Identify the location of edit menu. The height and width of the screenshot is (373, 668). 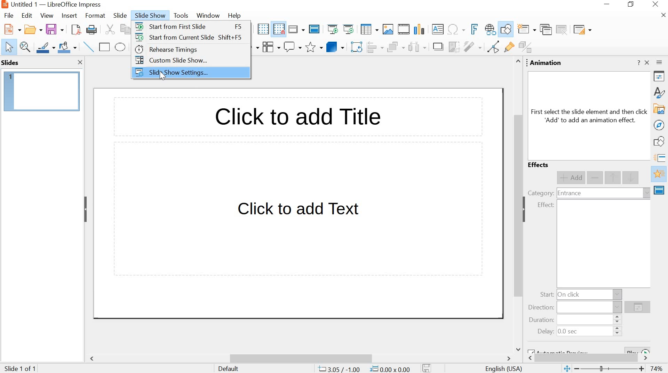
(27, 16).